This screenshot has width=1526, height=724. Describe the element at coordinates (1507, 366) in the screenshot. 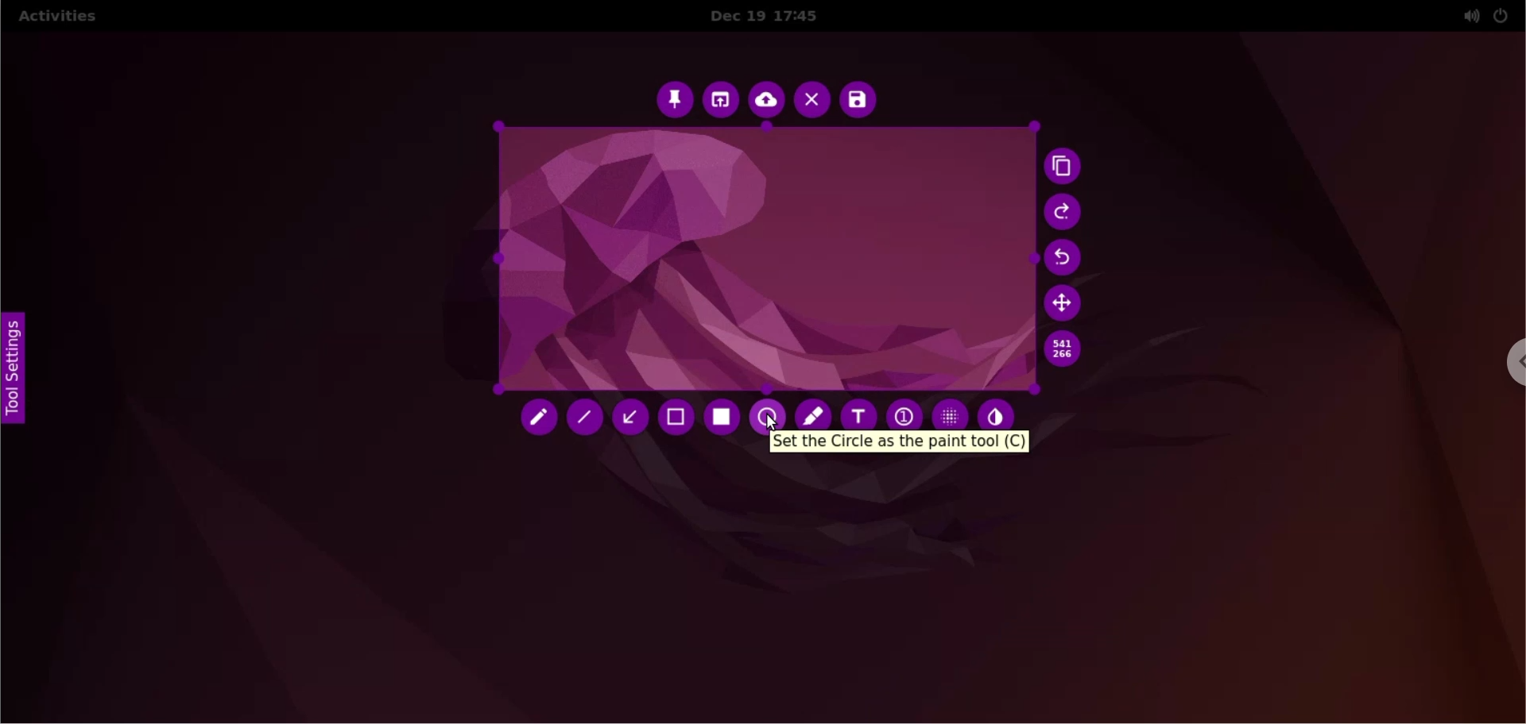

I see `chrome options` at that location.